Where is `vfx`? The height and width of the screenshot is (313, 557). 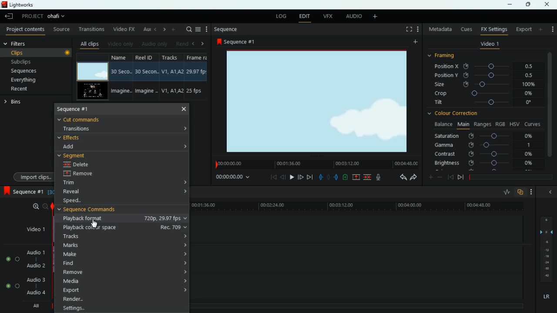
vfx is located at coordinates (326, 17).